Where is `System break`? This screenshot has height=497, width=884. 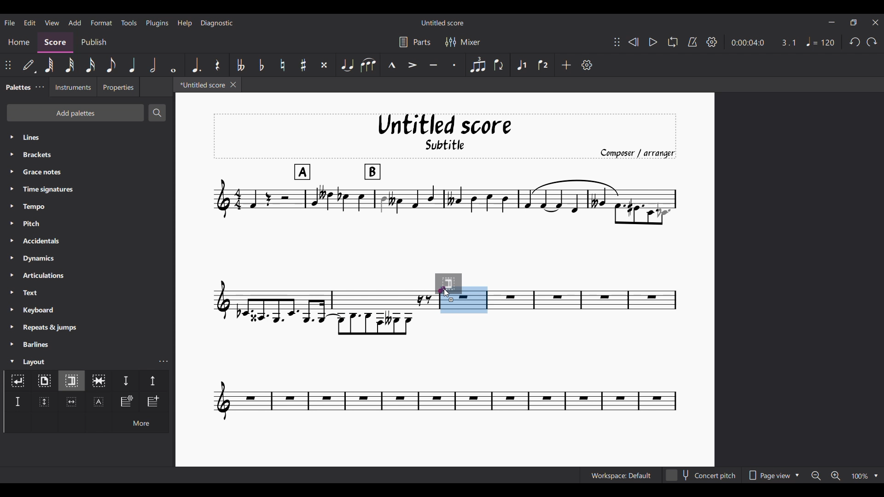
System break is located at coordinates (17, 381).